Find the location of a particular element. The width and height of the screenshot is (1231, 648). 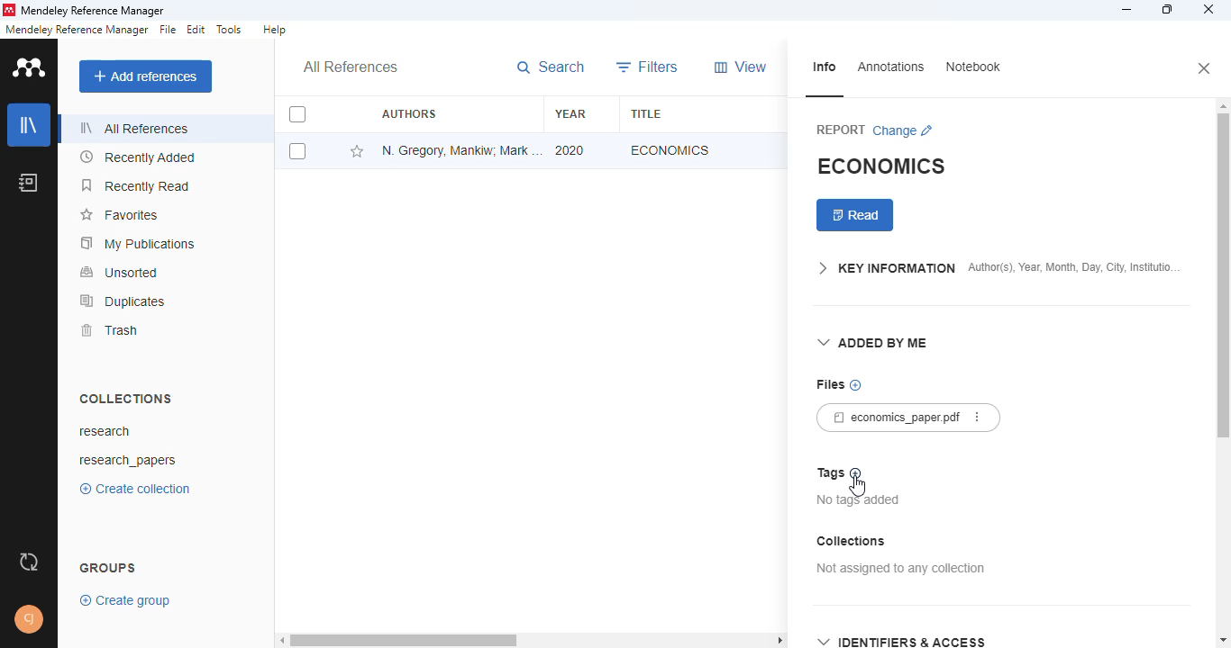

all references is located at coordinates (131, 128).